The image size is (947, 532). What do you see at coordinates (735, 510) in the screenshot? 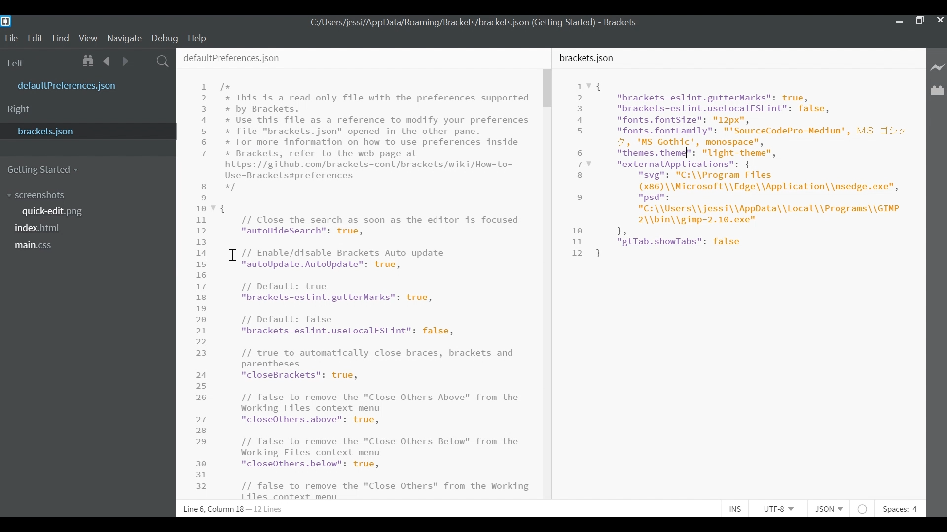
I see `Toggle Insert or Overwrite` at bounding box center [735, 510].